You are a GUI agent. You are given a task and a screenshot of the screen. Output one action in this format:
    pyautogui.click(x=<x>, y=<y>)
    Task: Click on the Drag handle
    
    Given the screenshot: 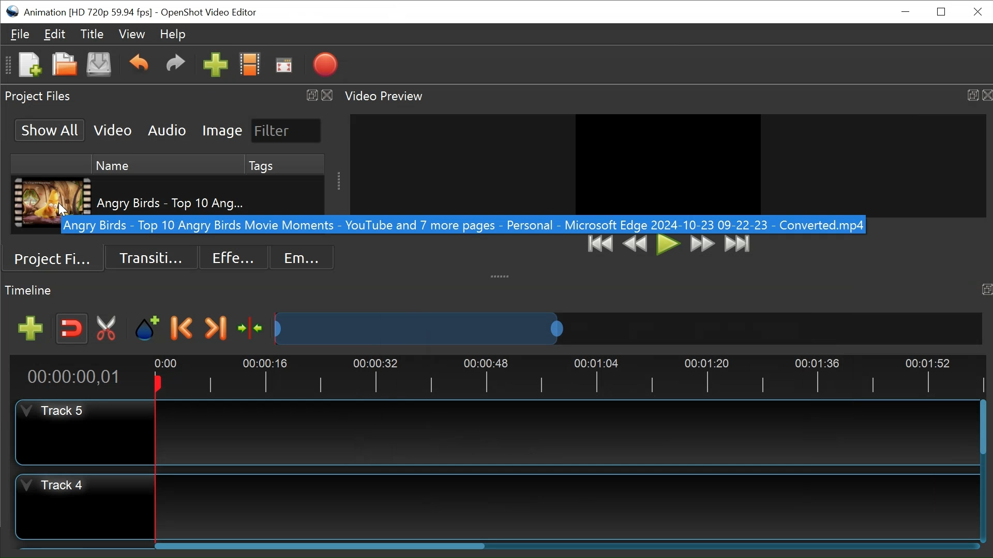 What is the action you would take?
    pyautogui.click(x=502, y=274)
    